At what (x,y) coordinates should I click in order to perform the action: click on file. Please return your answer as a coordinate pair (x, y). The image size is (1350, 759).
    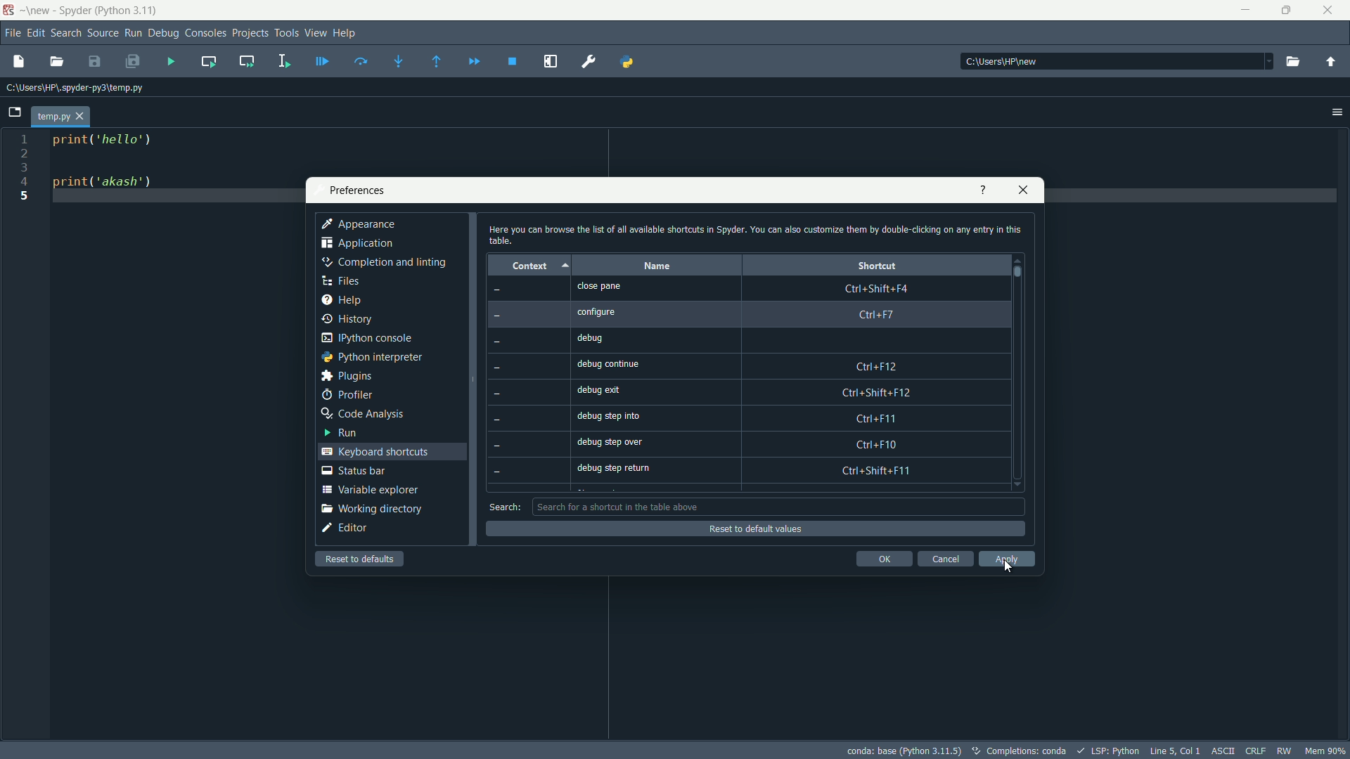
    Looking at the image, I should click on (79, 91).